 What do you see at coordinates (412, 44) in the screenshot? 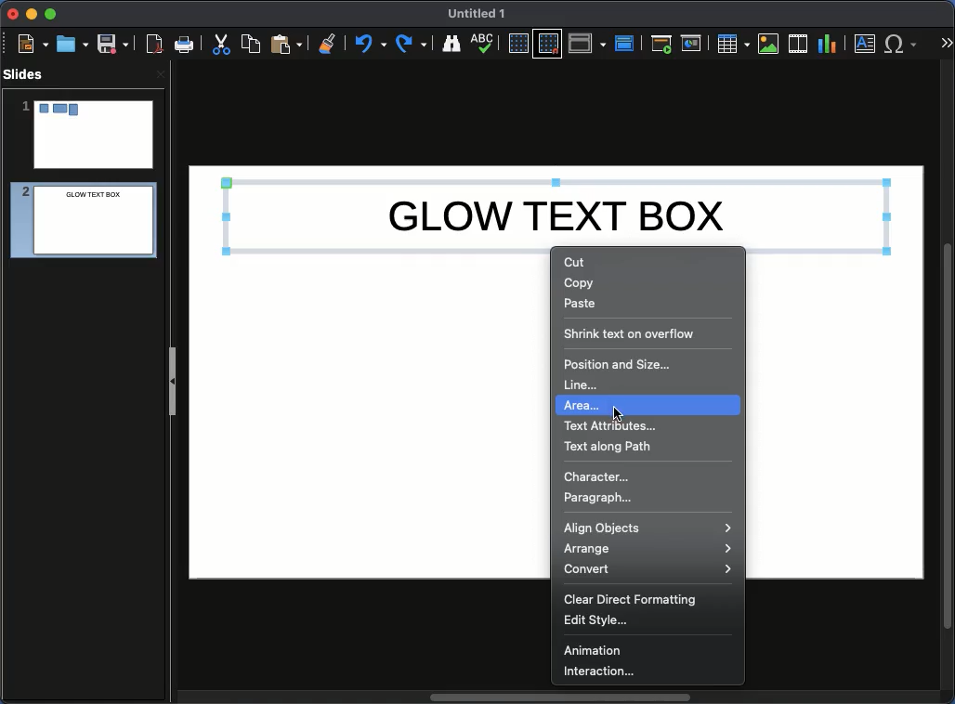
I see `Redo` at bounding box center [412, 44].